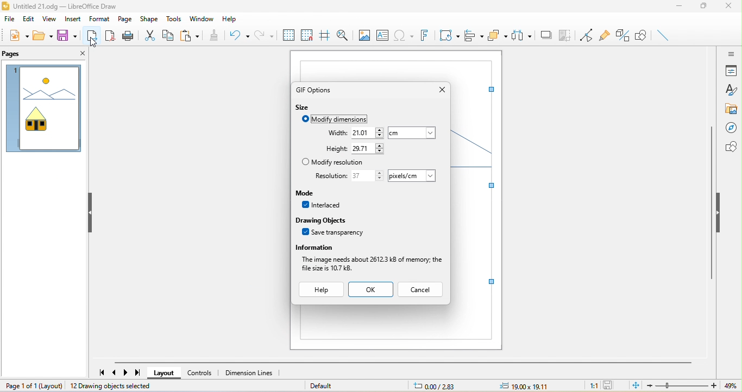  What do you see at coordinates (338, 120) in the screenshot?
I see `modify dimensions` at bounding box center [338, 120].